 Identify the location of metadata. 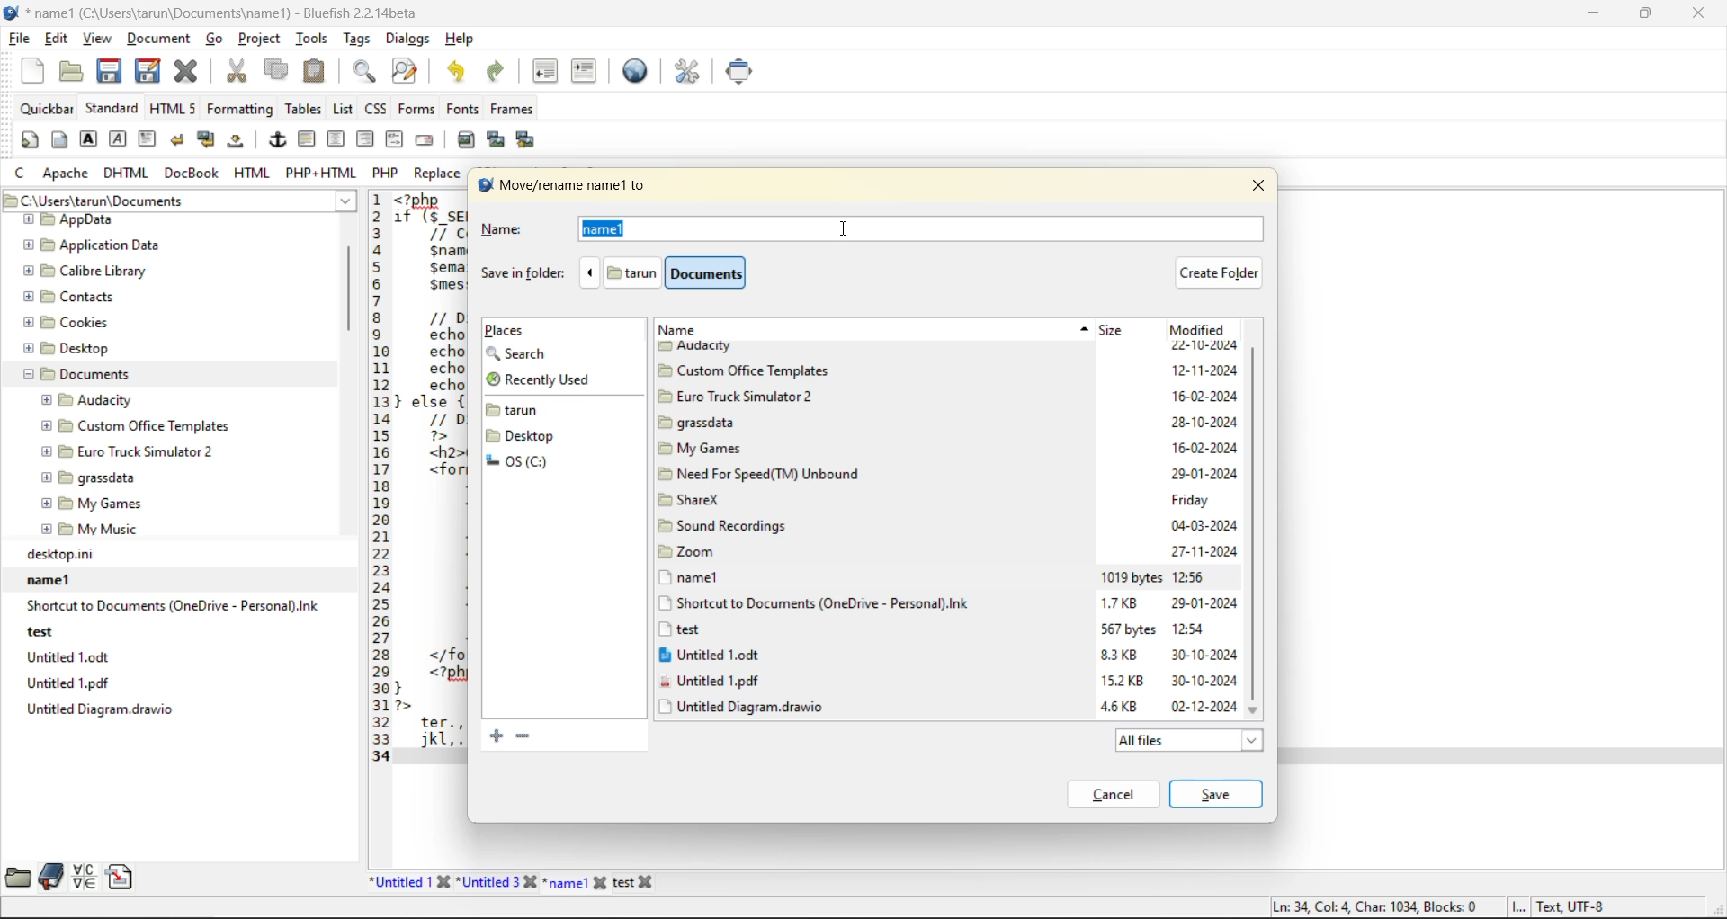
(1438, 906).